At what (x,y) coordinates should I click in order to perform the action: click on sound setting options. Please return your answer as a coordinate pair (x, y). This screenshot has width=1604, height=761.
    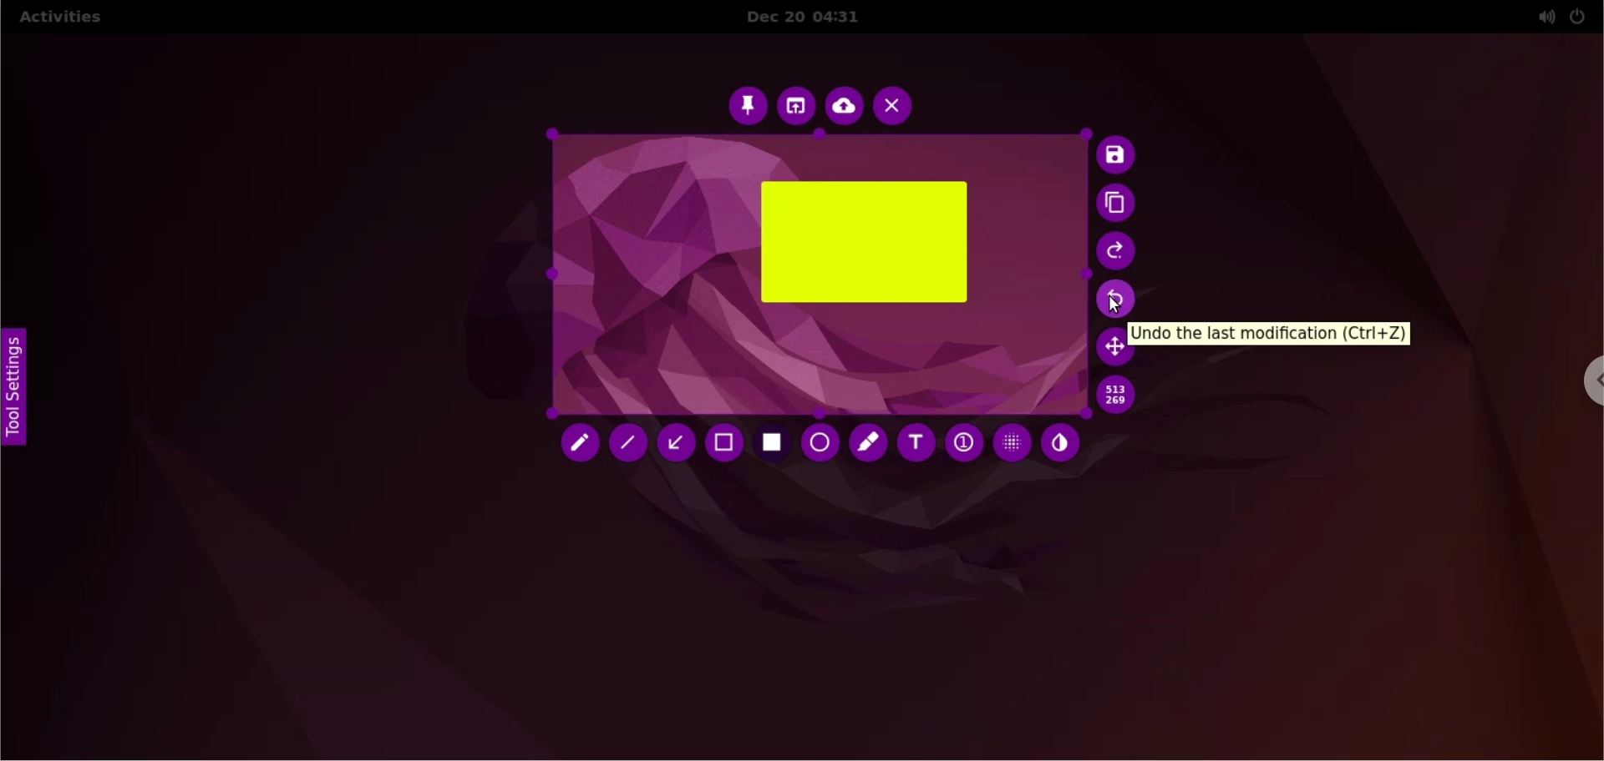
    Looking at the image, I should click on (1541, 17).